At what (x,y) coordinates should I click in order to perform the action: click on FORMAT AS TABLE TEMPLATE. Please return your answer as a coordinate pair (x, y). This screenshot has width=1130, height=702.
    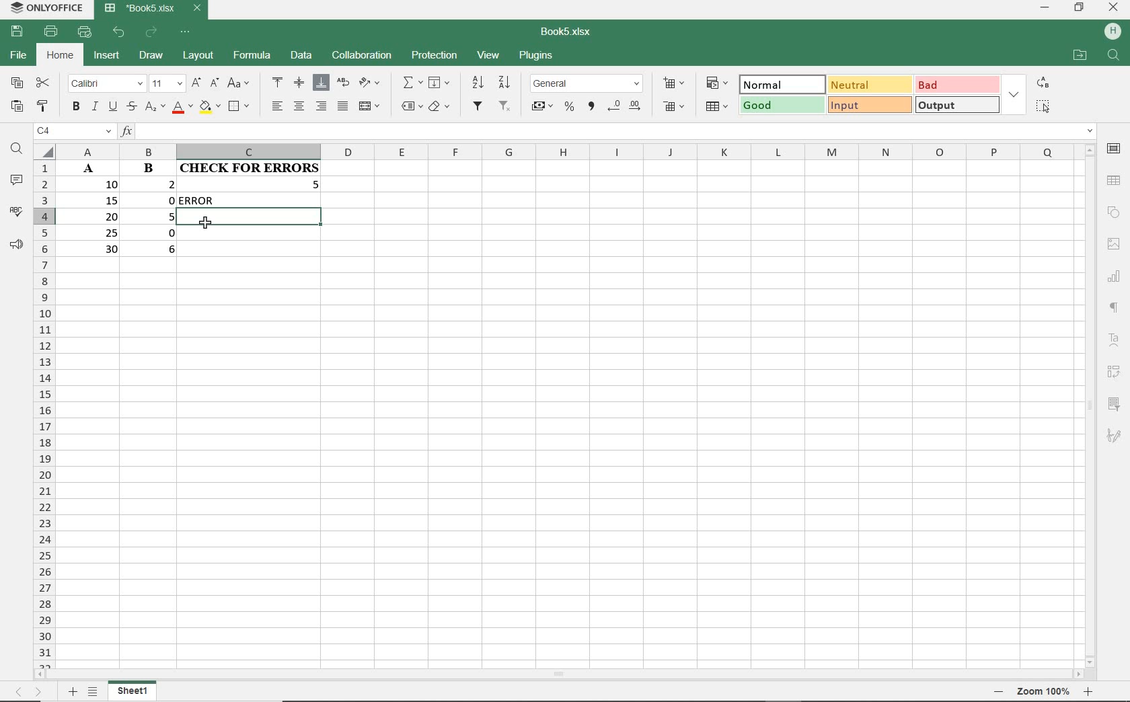
    Looking at the image, I should click on (716, 106).